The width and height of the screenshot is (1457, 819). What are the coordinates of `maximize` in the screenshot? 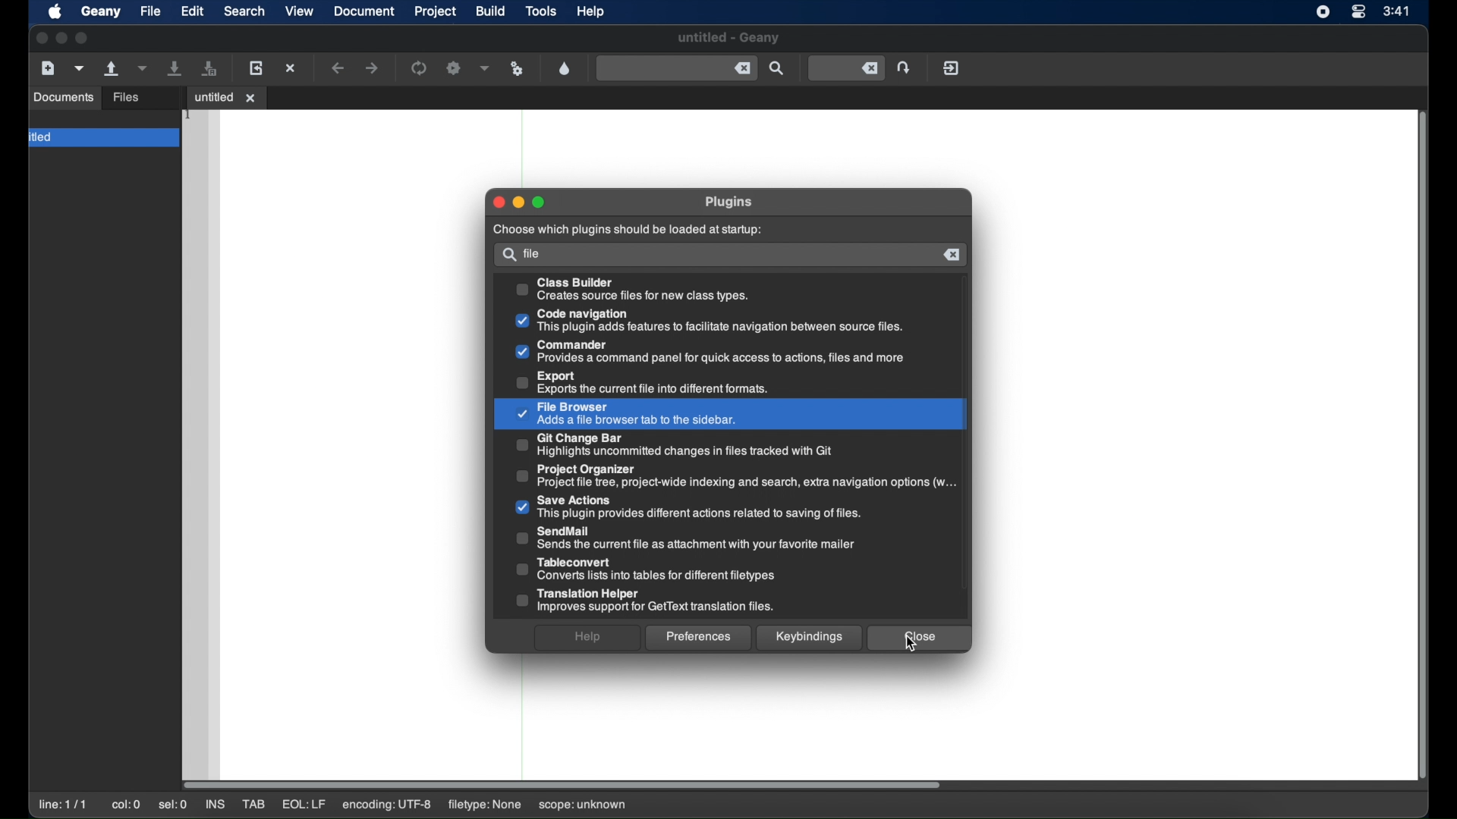 It's located at (82, 38).